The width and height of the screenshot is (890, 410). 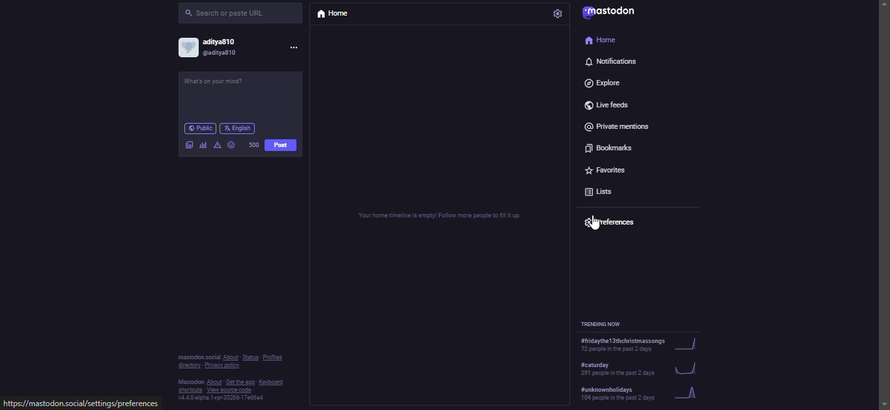 I want to click on emoji, so click(x=231, y=143).